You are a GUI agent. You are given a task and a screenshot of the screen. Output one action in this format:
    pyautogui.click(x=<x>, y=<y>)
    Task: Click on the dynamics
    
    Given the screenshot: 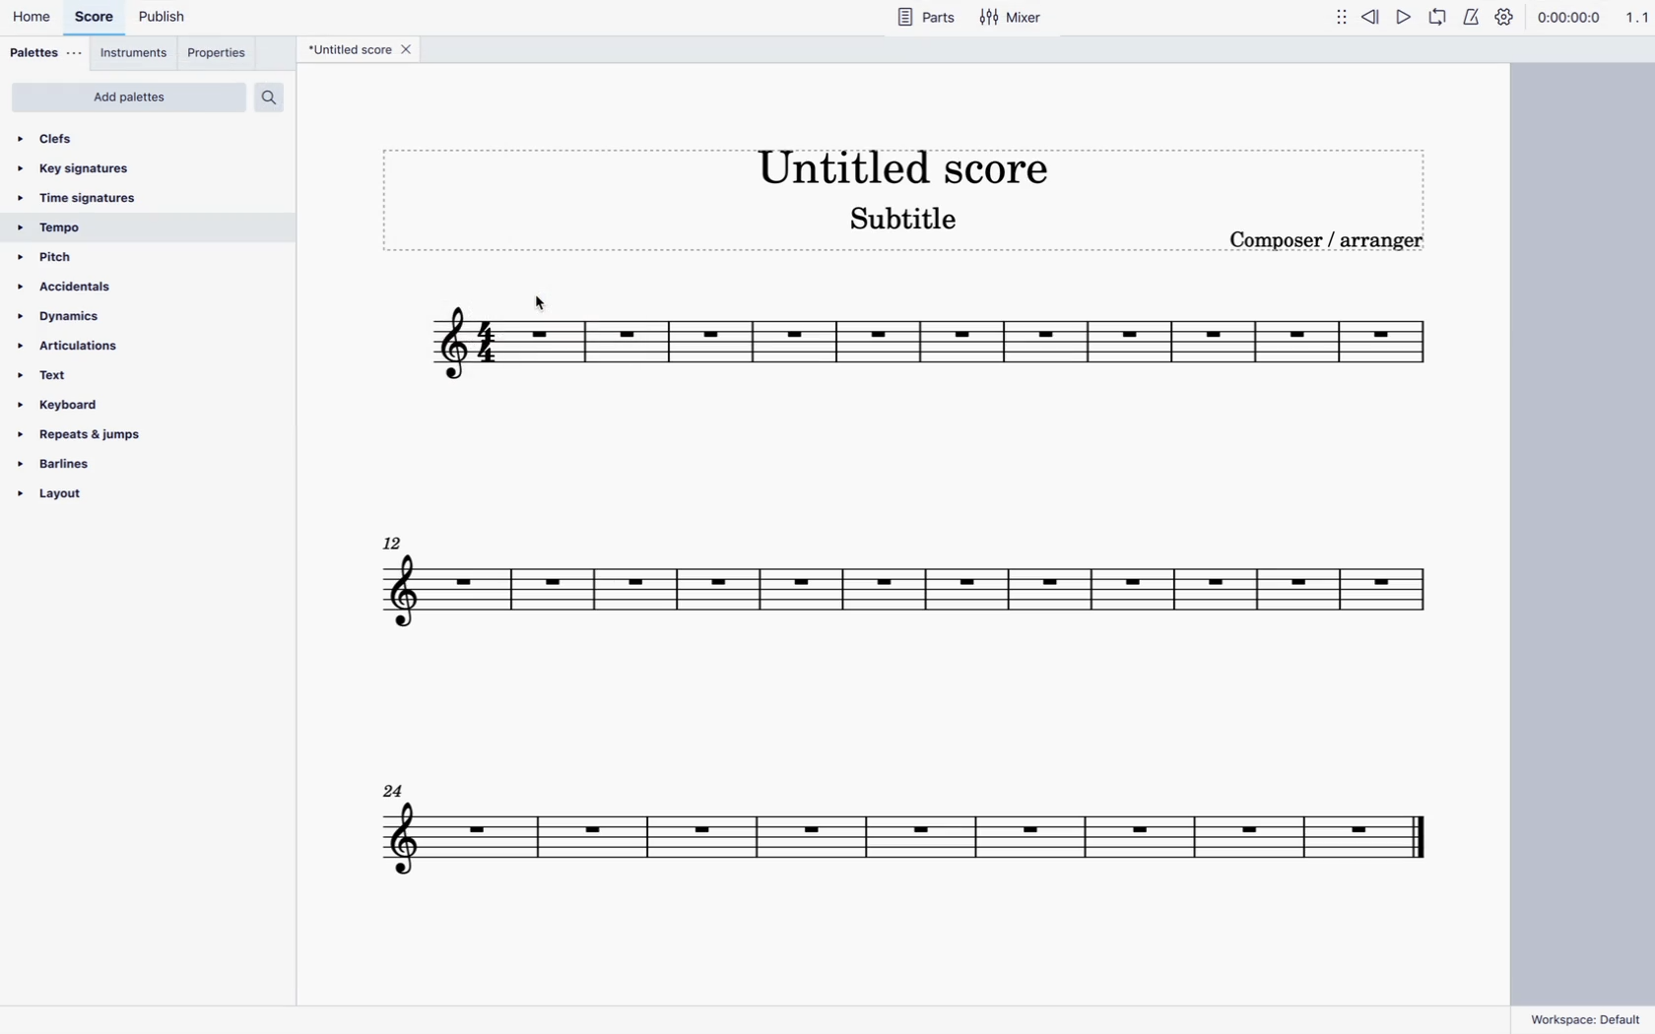 What is the action you would take?
    pyautogui.click(x=81, y=315)
    